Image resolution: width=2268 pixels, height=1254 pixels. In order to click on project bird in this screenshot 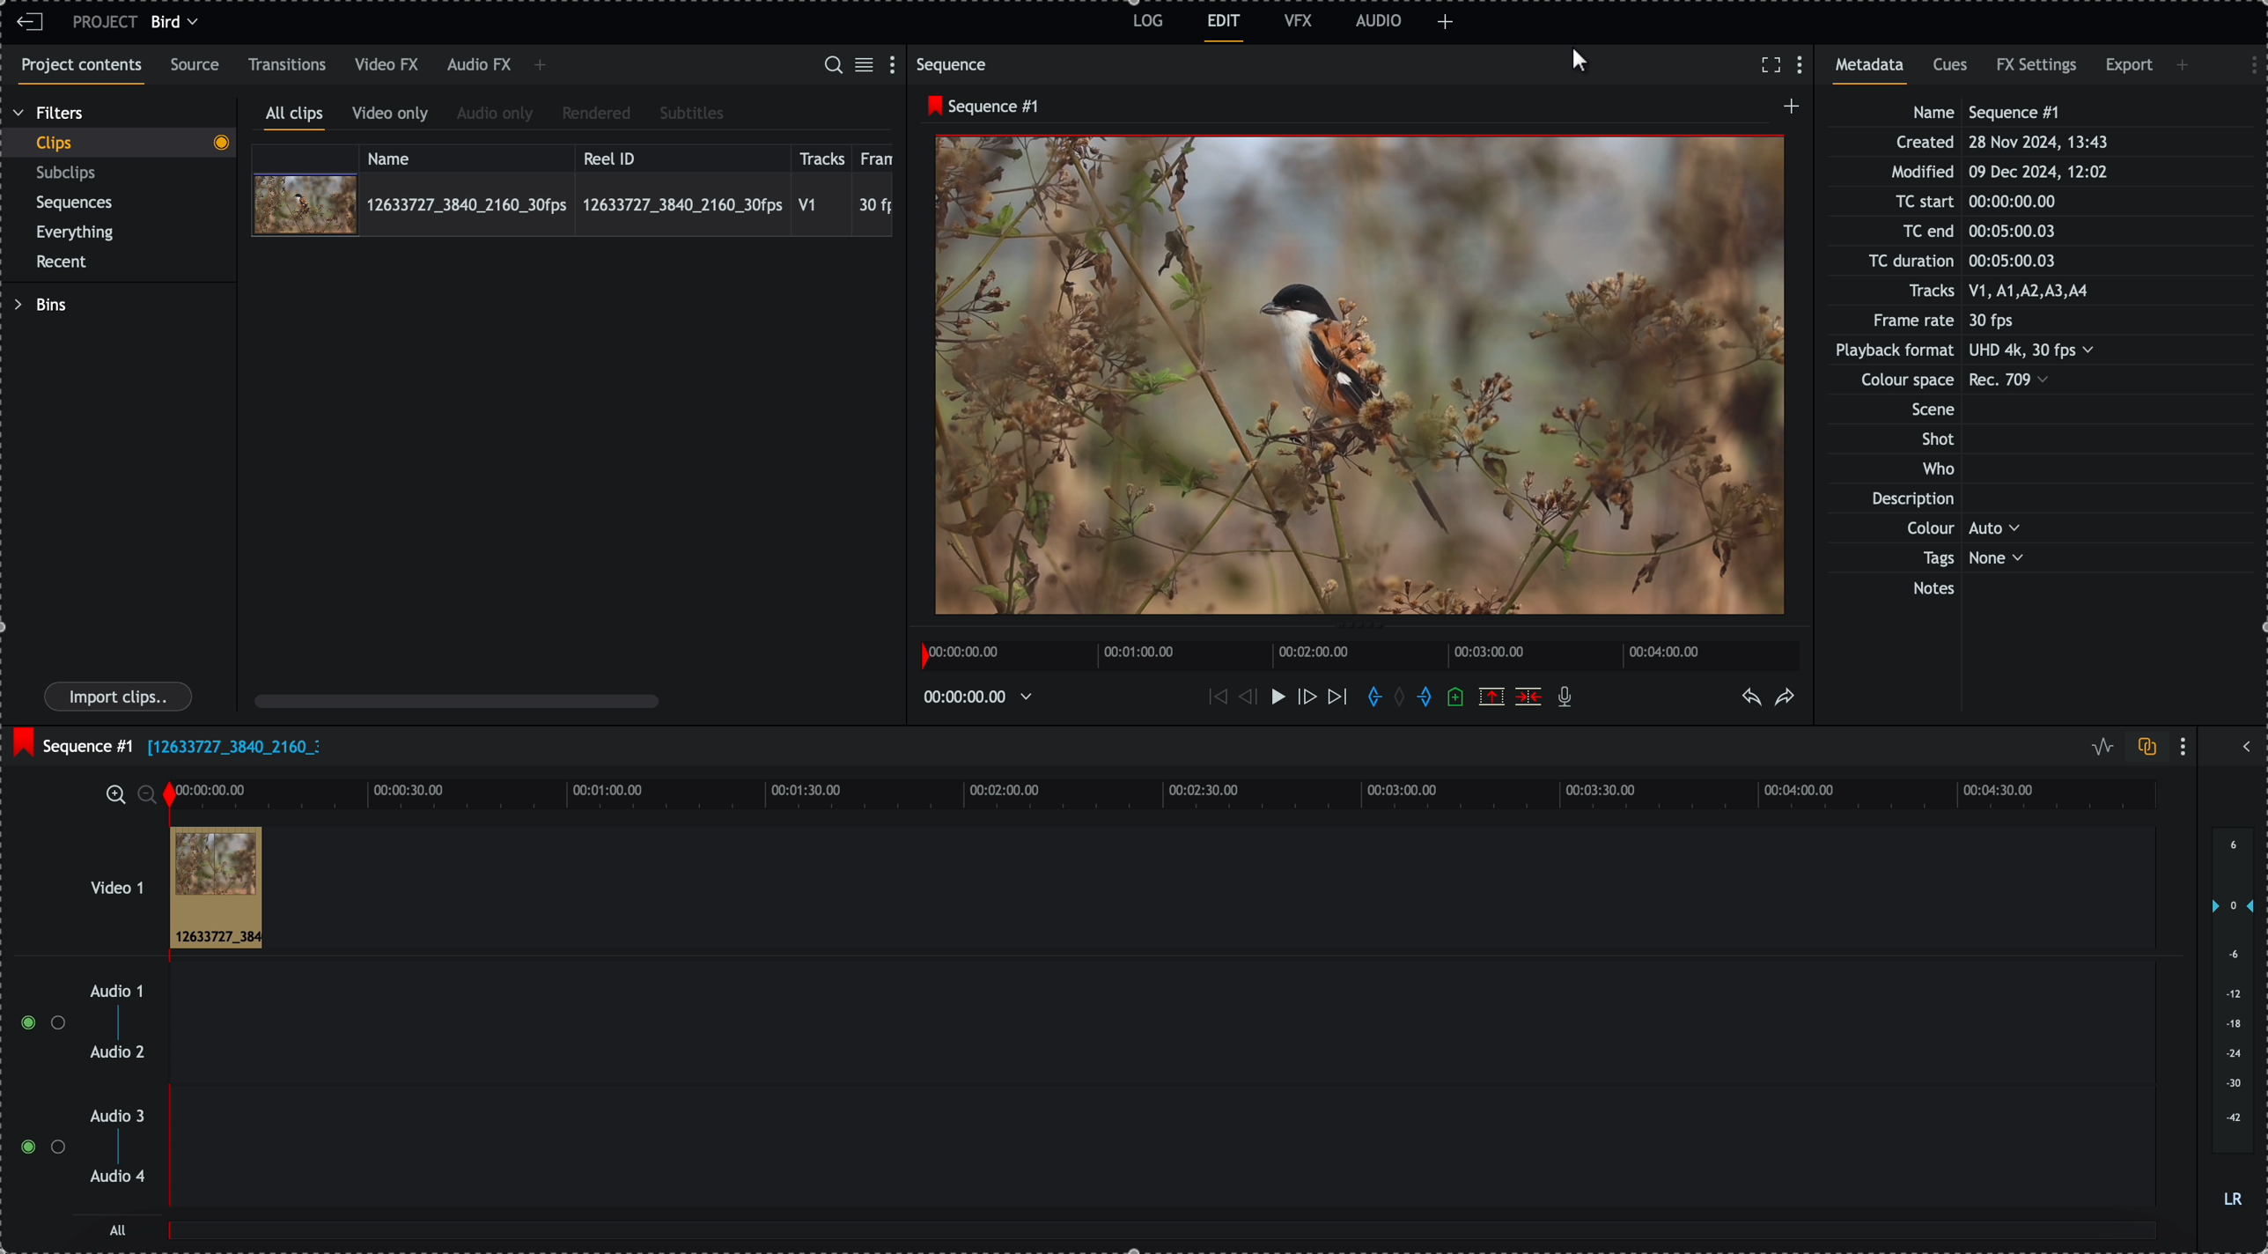, I will do `click(140, 22)`.